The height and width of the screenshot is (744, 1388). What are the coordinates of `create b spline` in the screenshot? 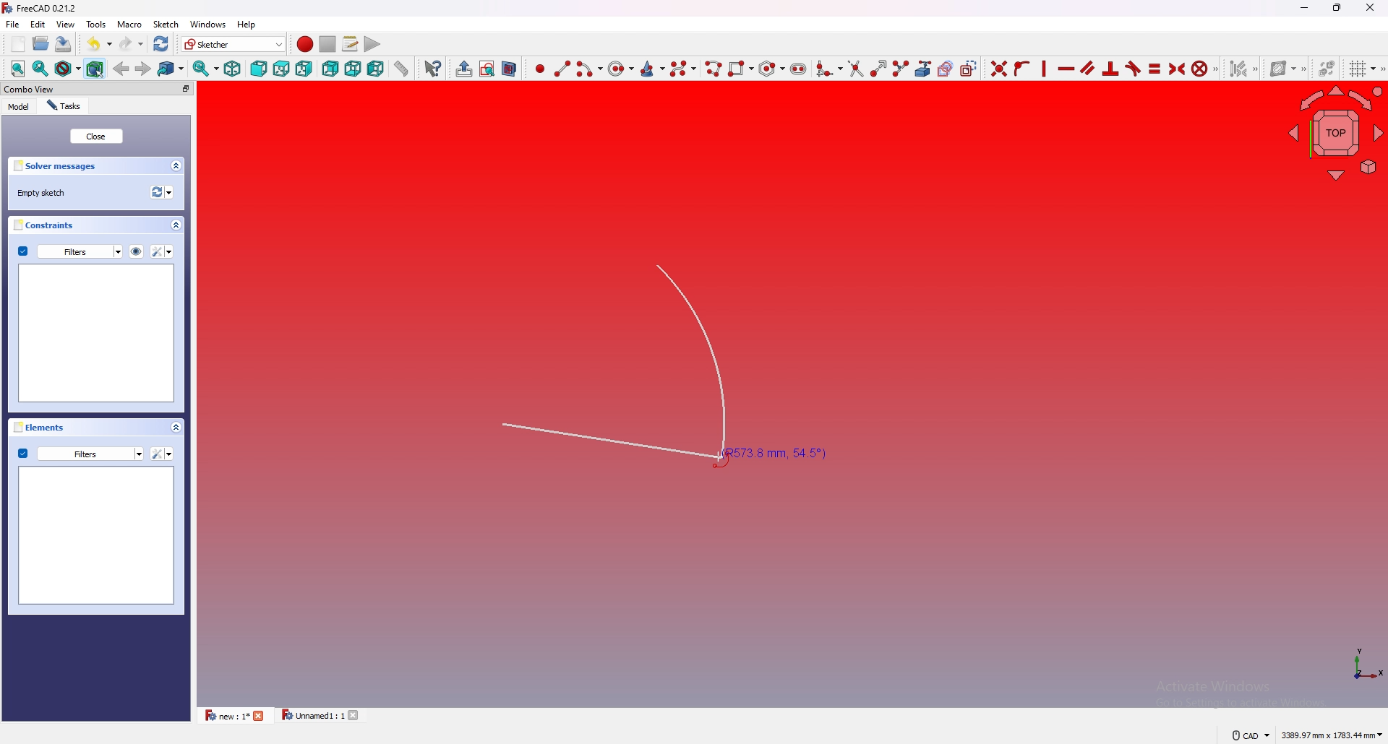 It's located at (683, 68).